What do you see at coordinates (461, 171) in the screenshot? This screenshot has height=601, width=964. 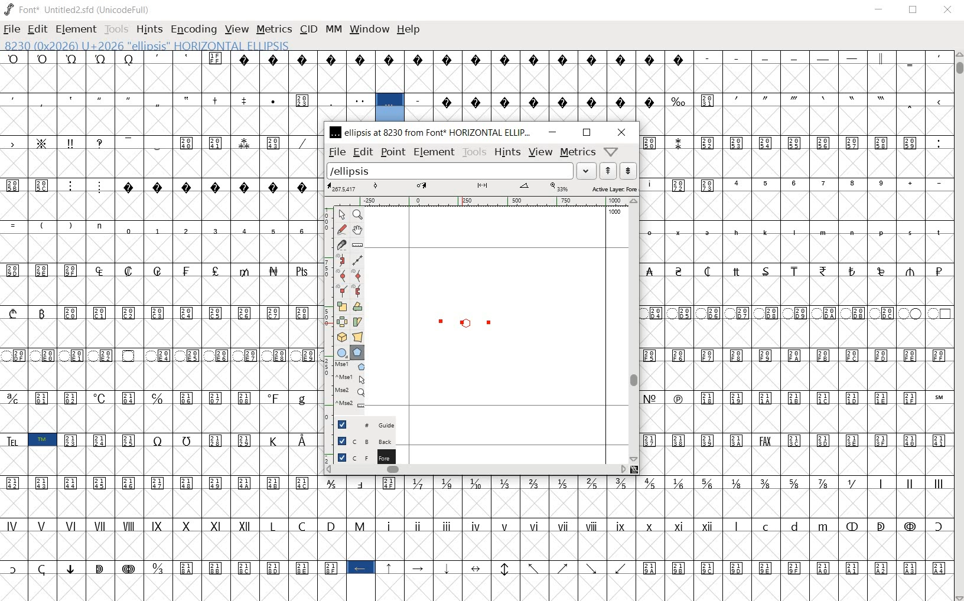 I see `load word list` at bounding box center [461, 171].